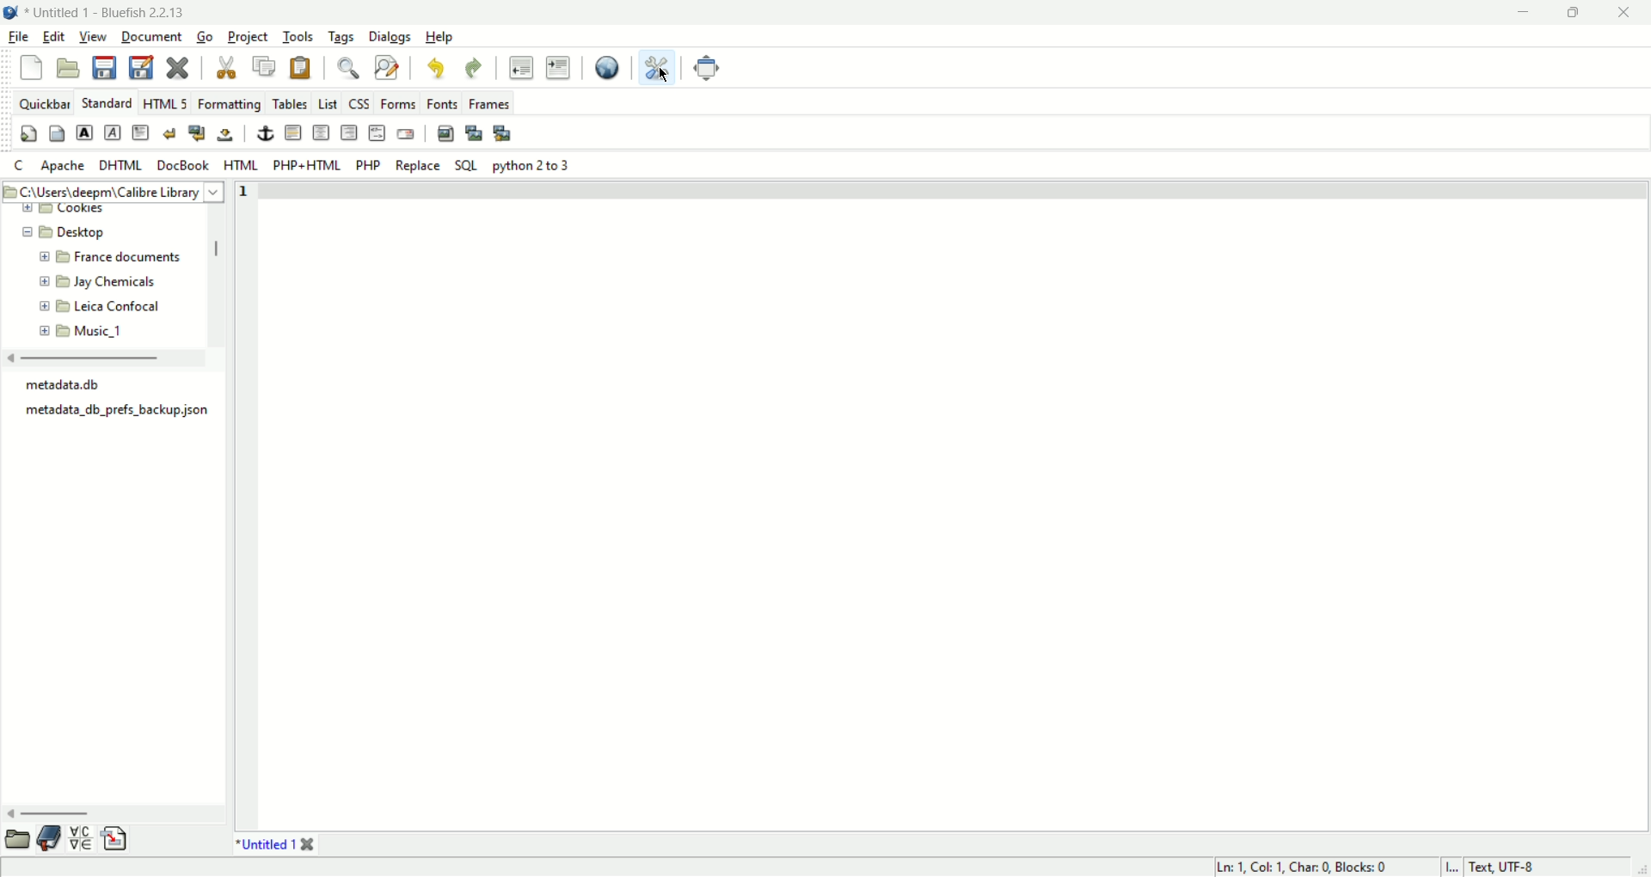 This screenshot has width=1651, height=877. I want to click on save as, so click(140, 67).